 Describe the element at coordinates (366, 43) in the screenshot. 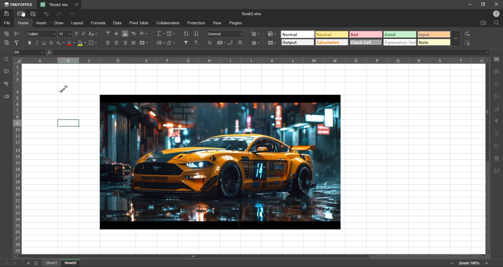

I see `check cell` at that location.